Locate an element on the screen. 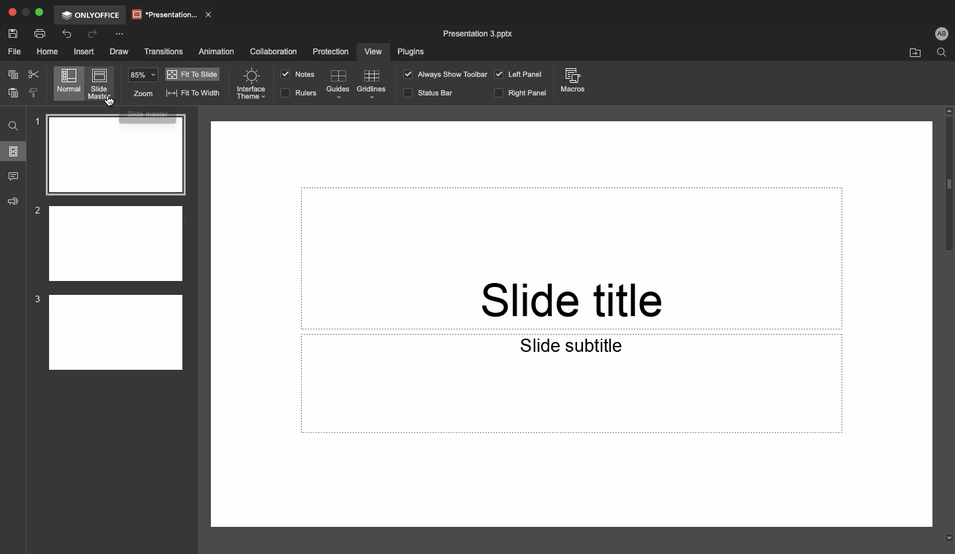 This screenshot has width=955, height=554. Expand is located at coordinates (39, 13).